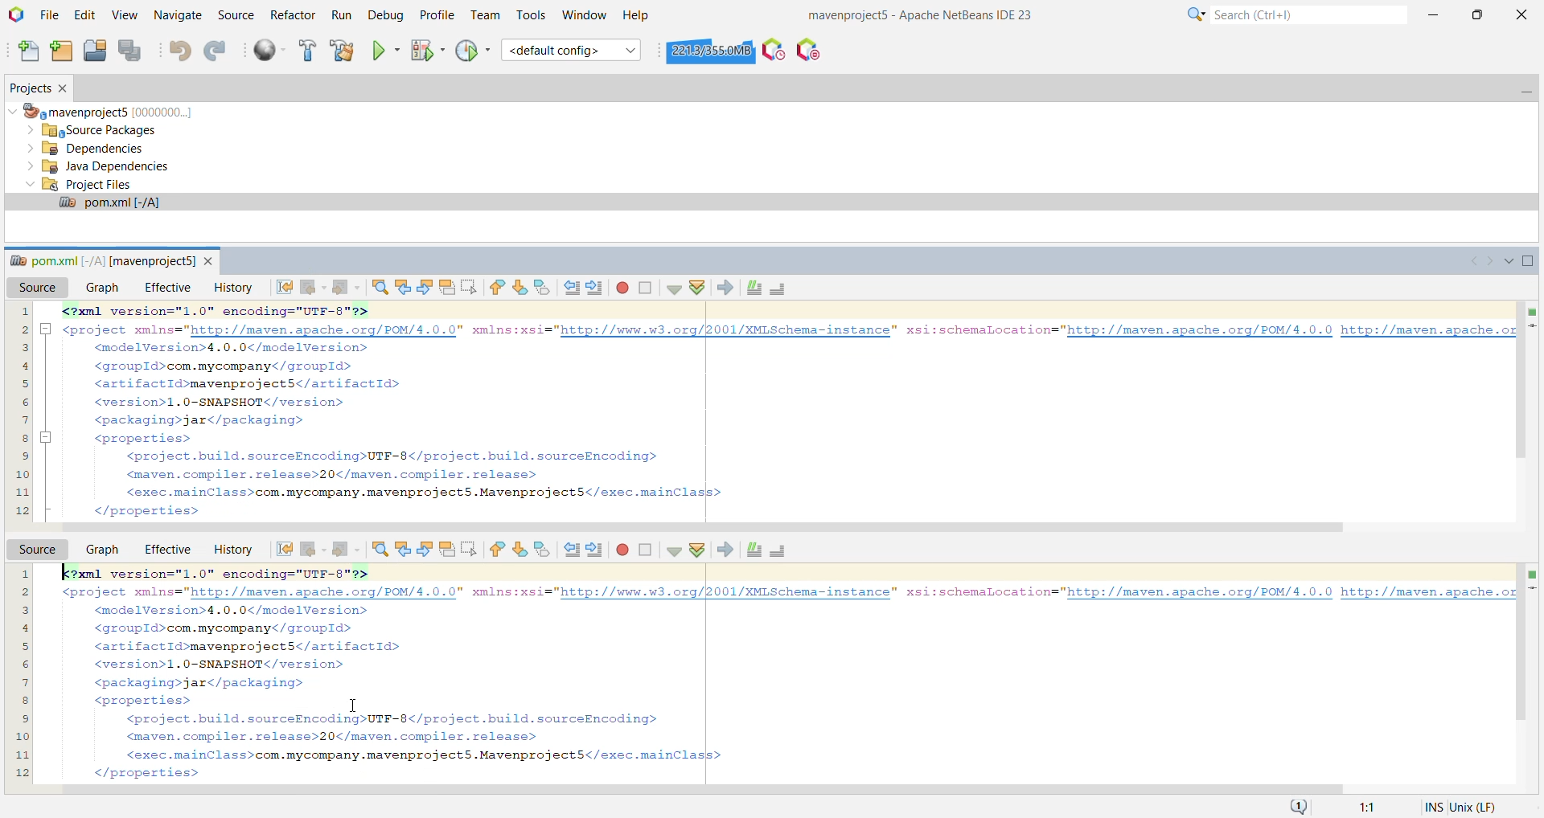 This screenshot has width=1544, height=818. I want to click on <groupld>com.mycompany</groupId>, so click(236, 628).